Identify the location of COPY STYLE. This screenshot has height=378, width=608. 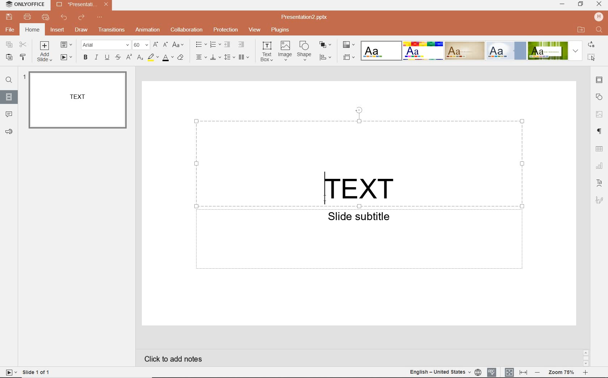
(23, 57).